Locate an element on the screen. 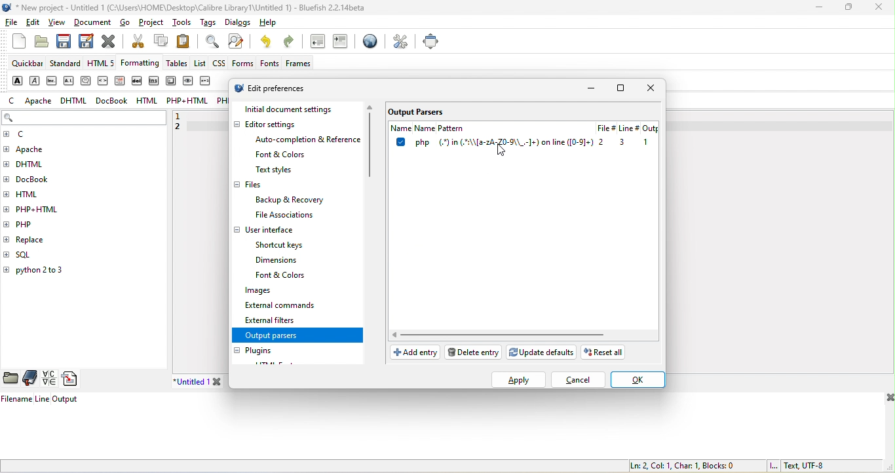  citation is located at coordinates (86, 81).